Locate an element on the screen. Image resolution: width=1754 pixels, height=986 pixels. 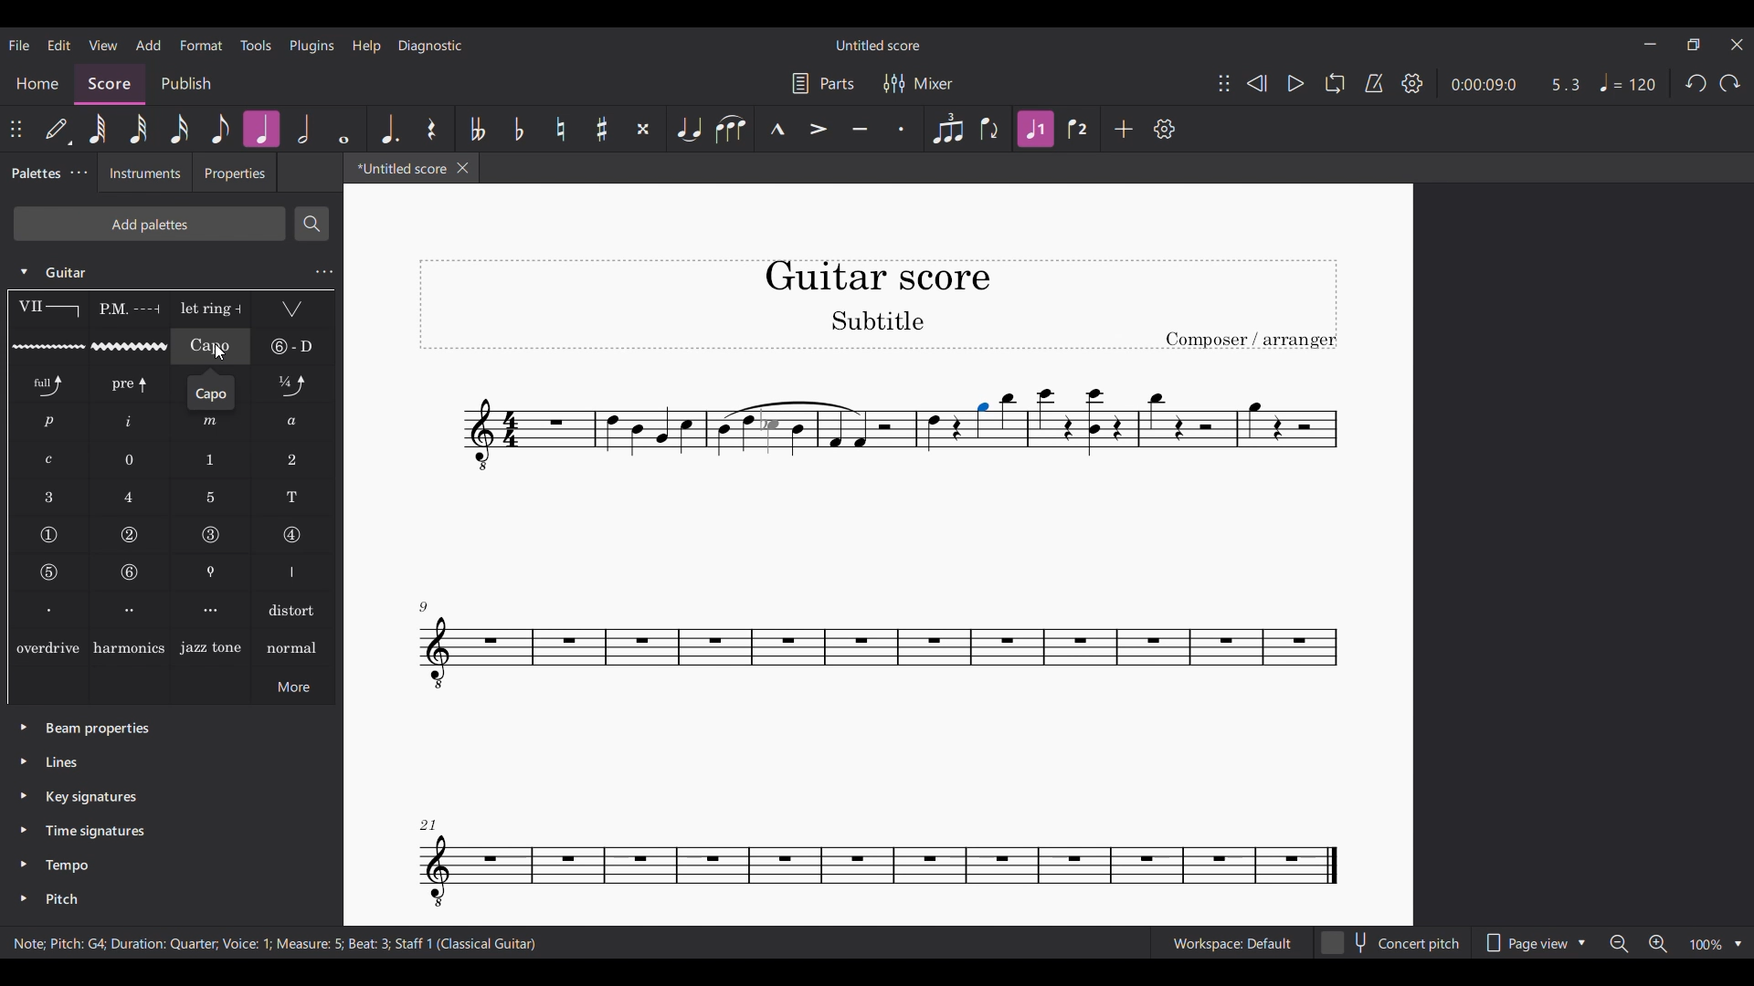
Current duration is located at coordinates (1484, 83).